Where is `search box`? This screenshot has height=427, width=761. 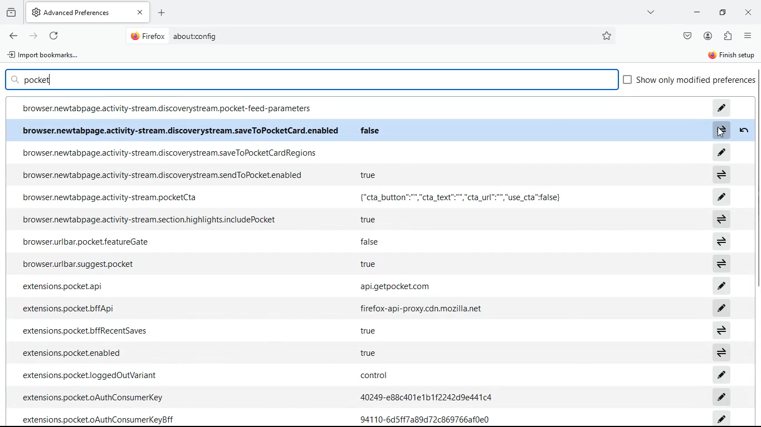 search box is located at coordinates (312, 79).